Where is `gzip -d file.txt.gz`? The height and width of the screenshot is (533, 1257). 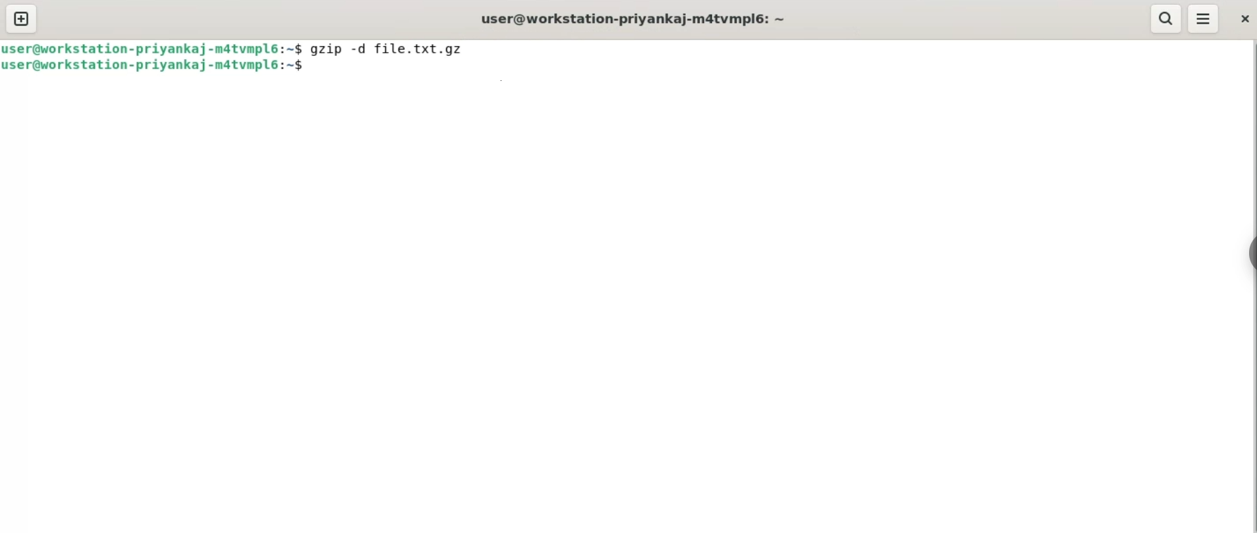 gzip -d file.txt.gz is located at coordinates (394, 49).